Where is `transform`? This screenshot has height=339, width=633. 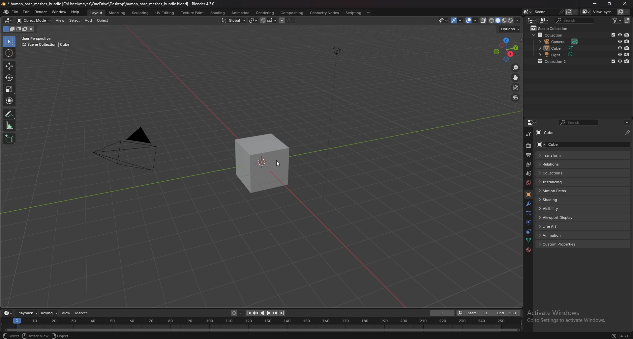
transform is located at coordinates (560, 155).